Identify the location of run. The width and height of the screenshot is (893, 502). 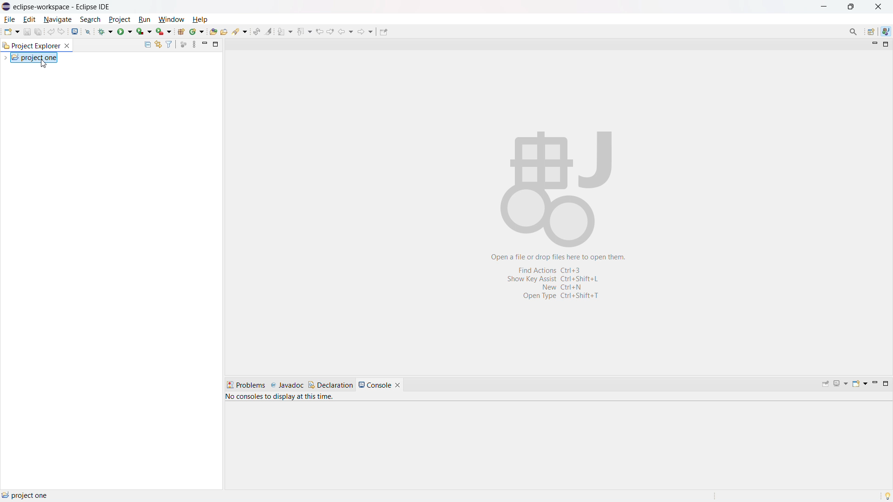
(145, 20).